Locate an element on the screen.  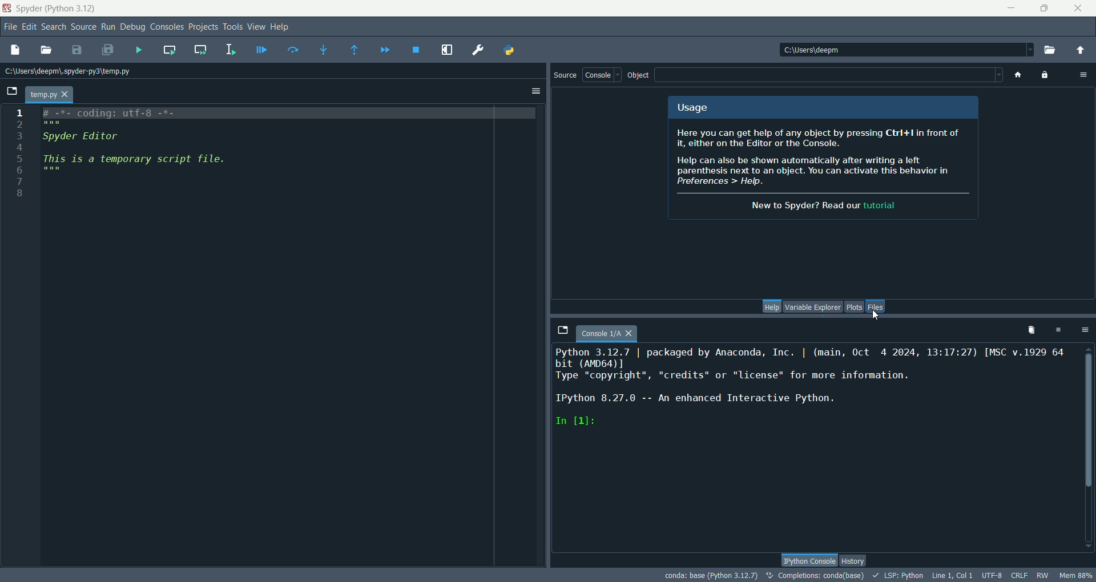
temp.py is located at coordinates (51, 95).